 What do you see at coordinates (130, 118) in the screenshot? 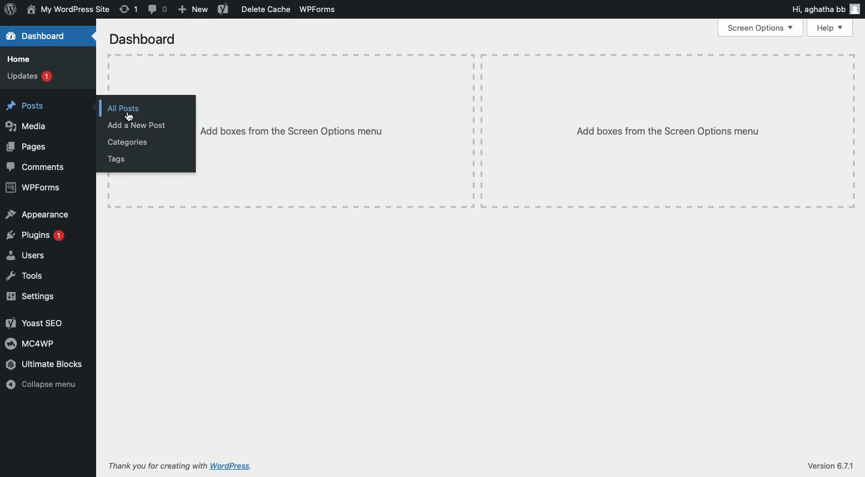
I see `cursor` at bounding box center [130, 118].